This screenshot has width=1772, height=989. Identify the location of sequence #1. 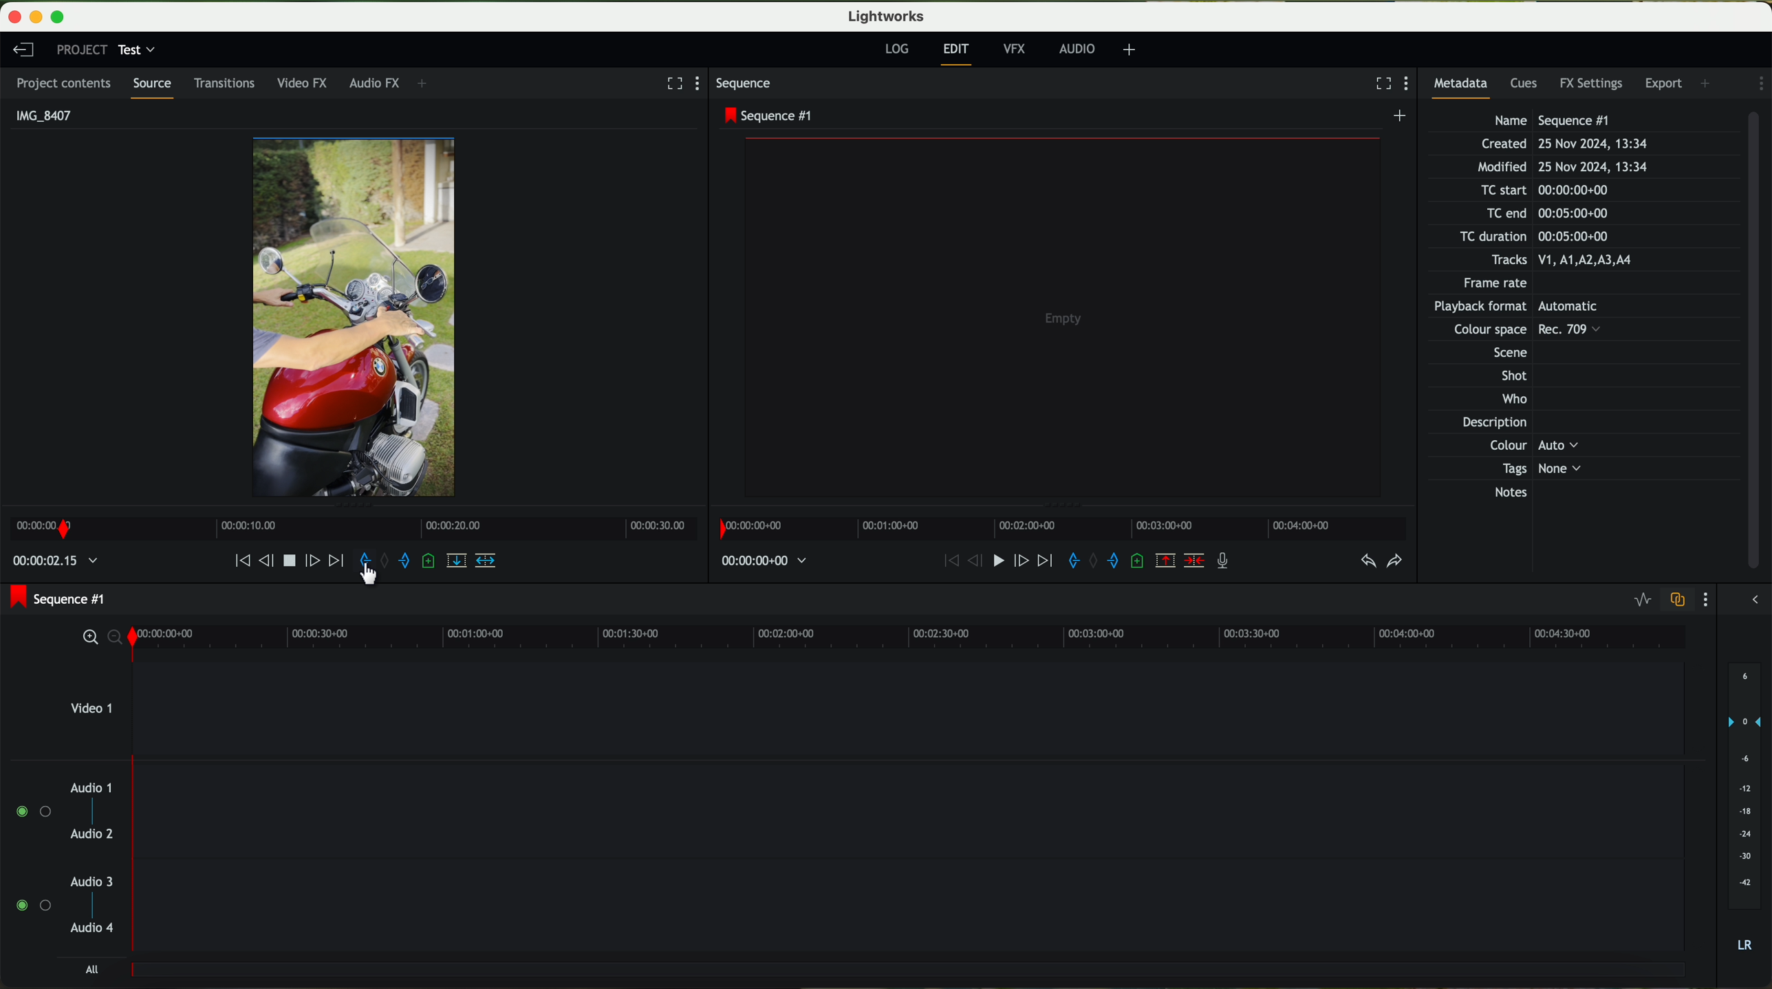
(768, 116).